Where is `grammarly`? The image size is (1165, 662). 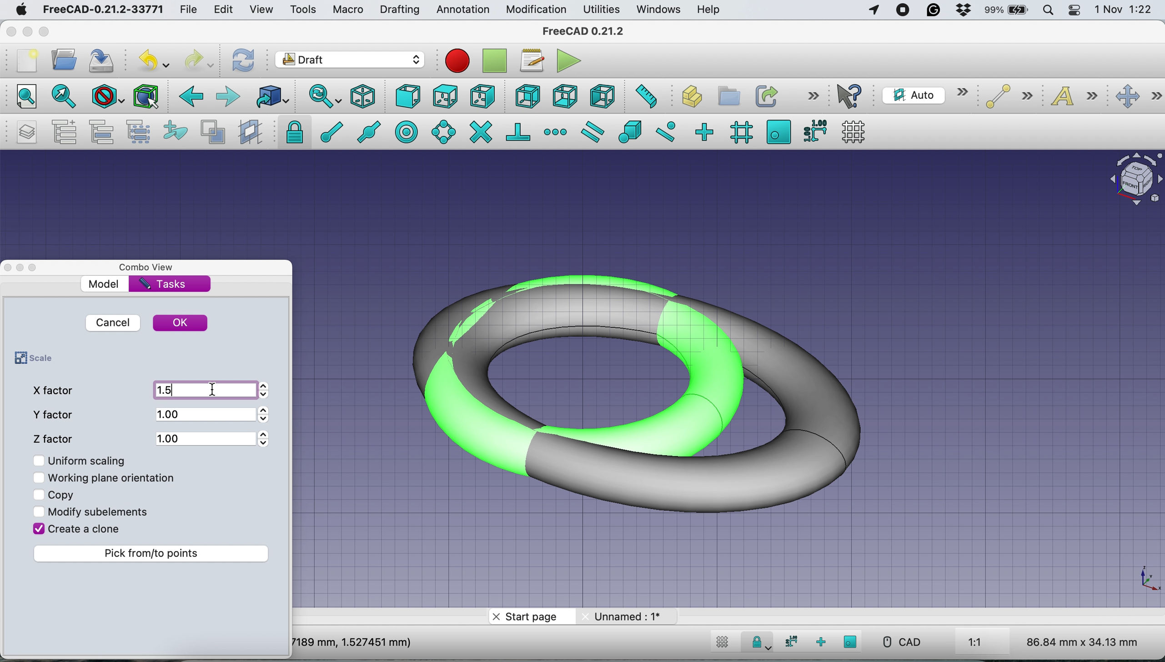 grammarly is located at coordinates (932, 10).